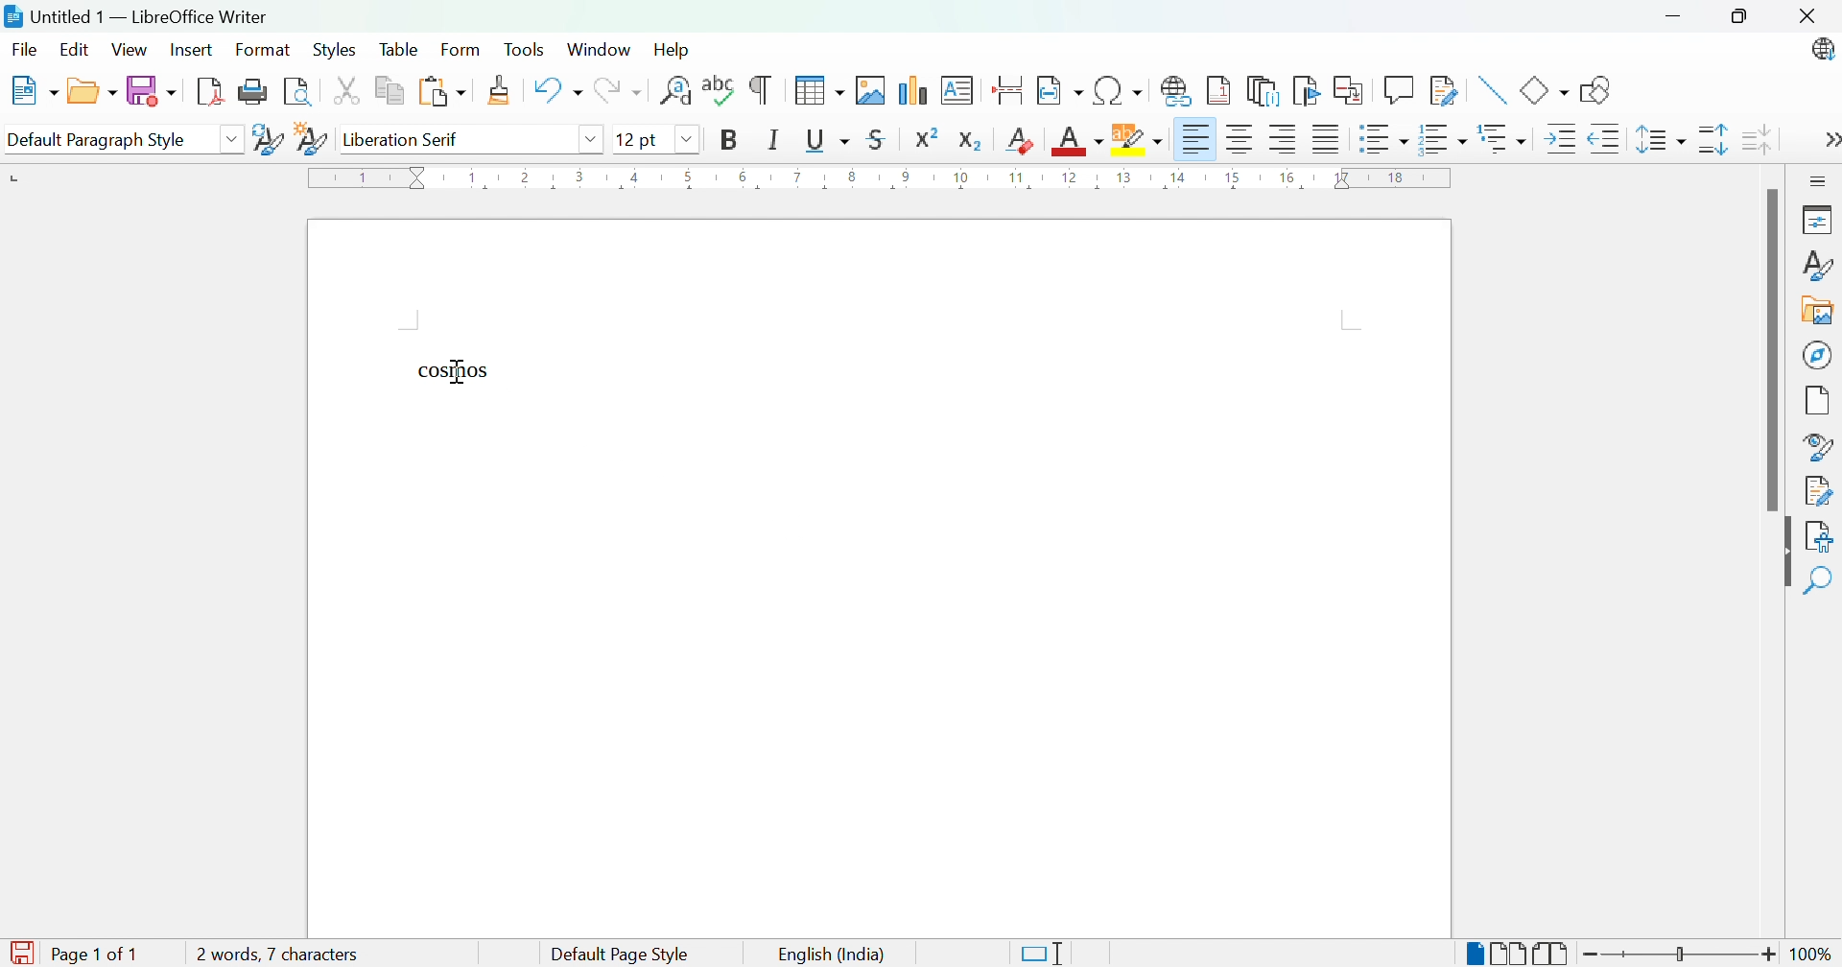 The height and width of the screenshot is (967, 1842). I want to click on Export as PDF, so click(210, 90).